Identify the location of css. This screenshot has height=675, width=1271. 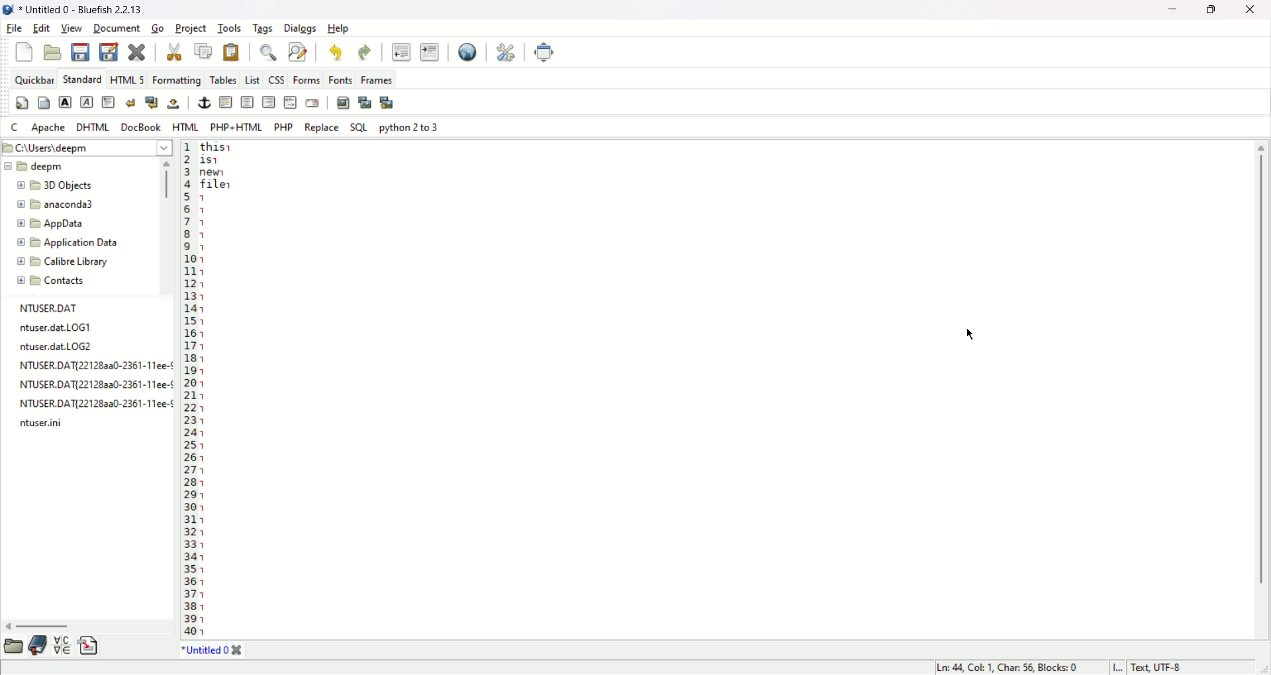
(276, 79).